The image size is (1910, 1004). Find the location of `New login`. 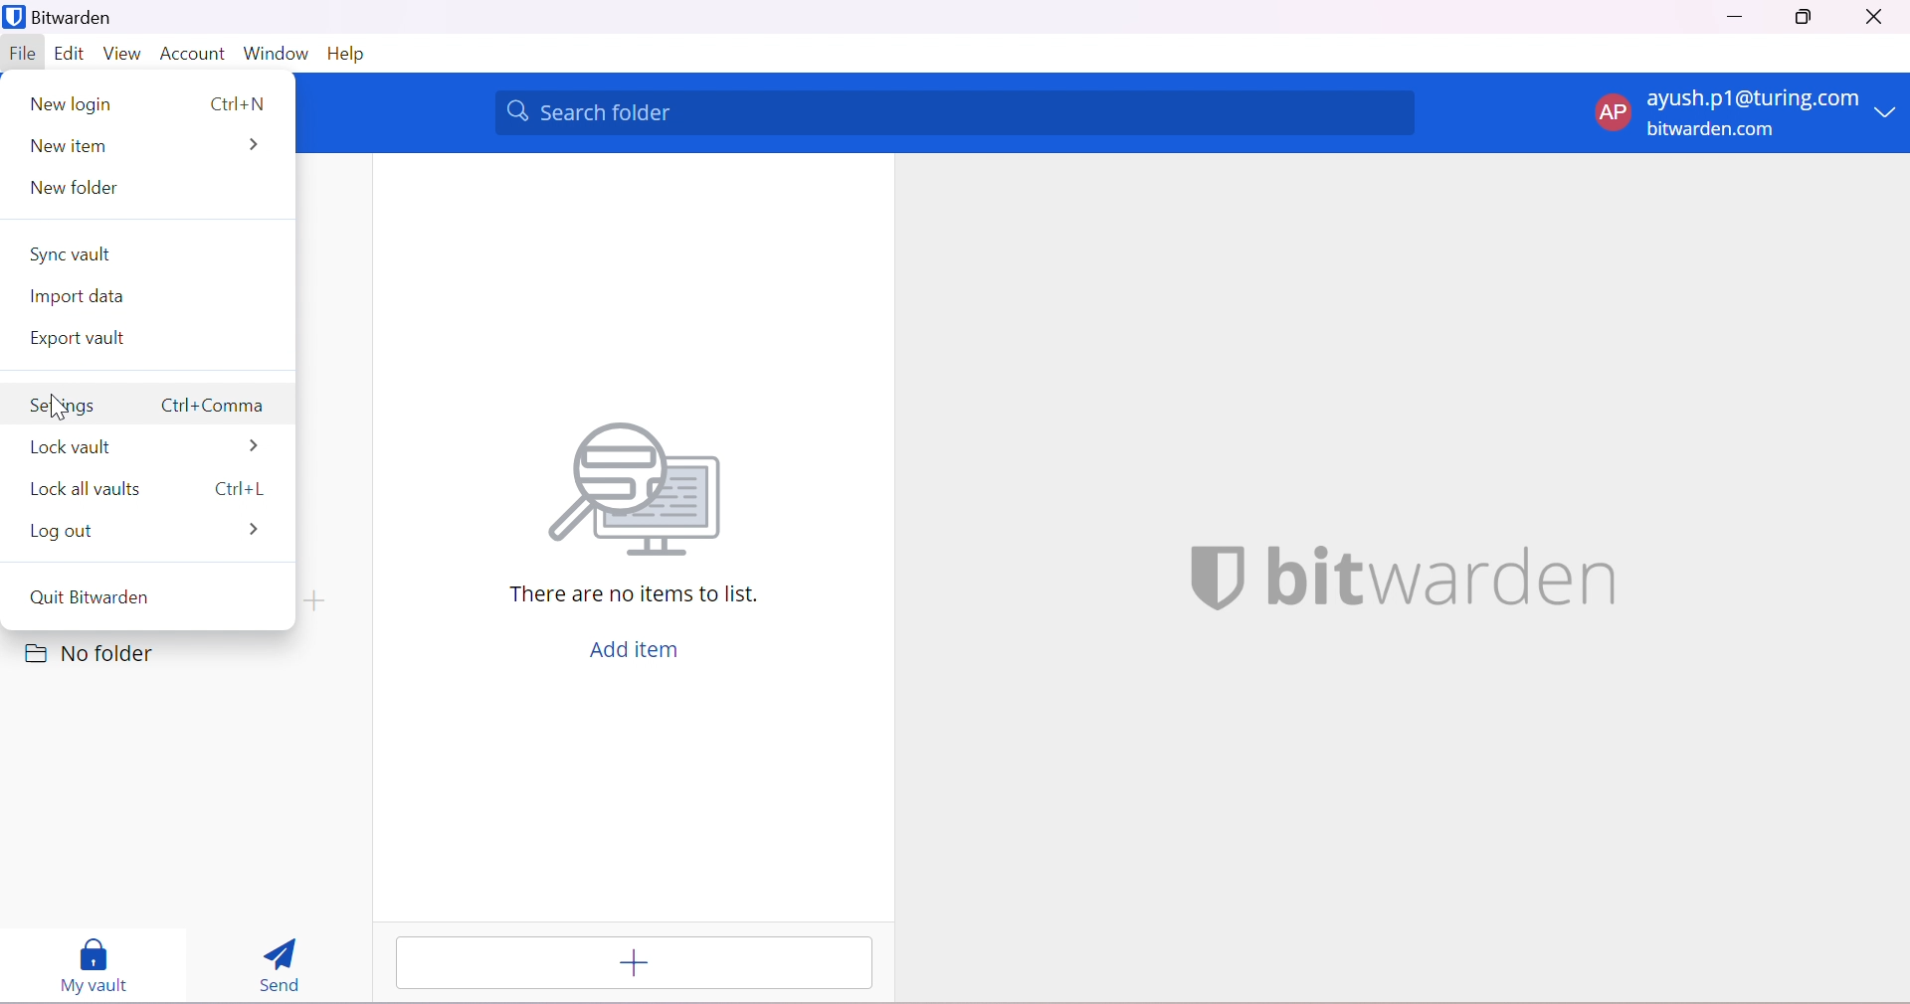

New login is located at coordinates (74, 101).